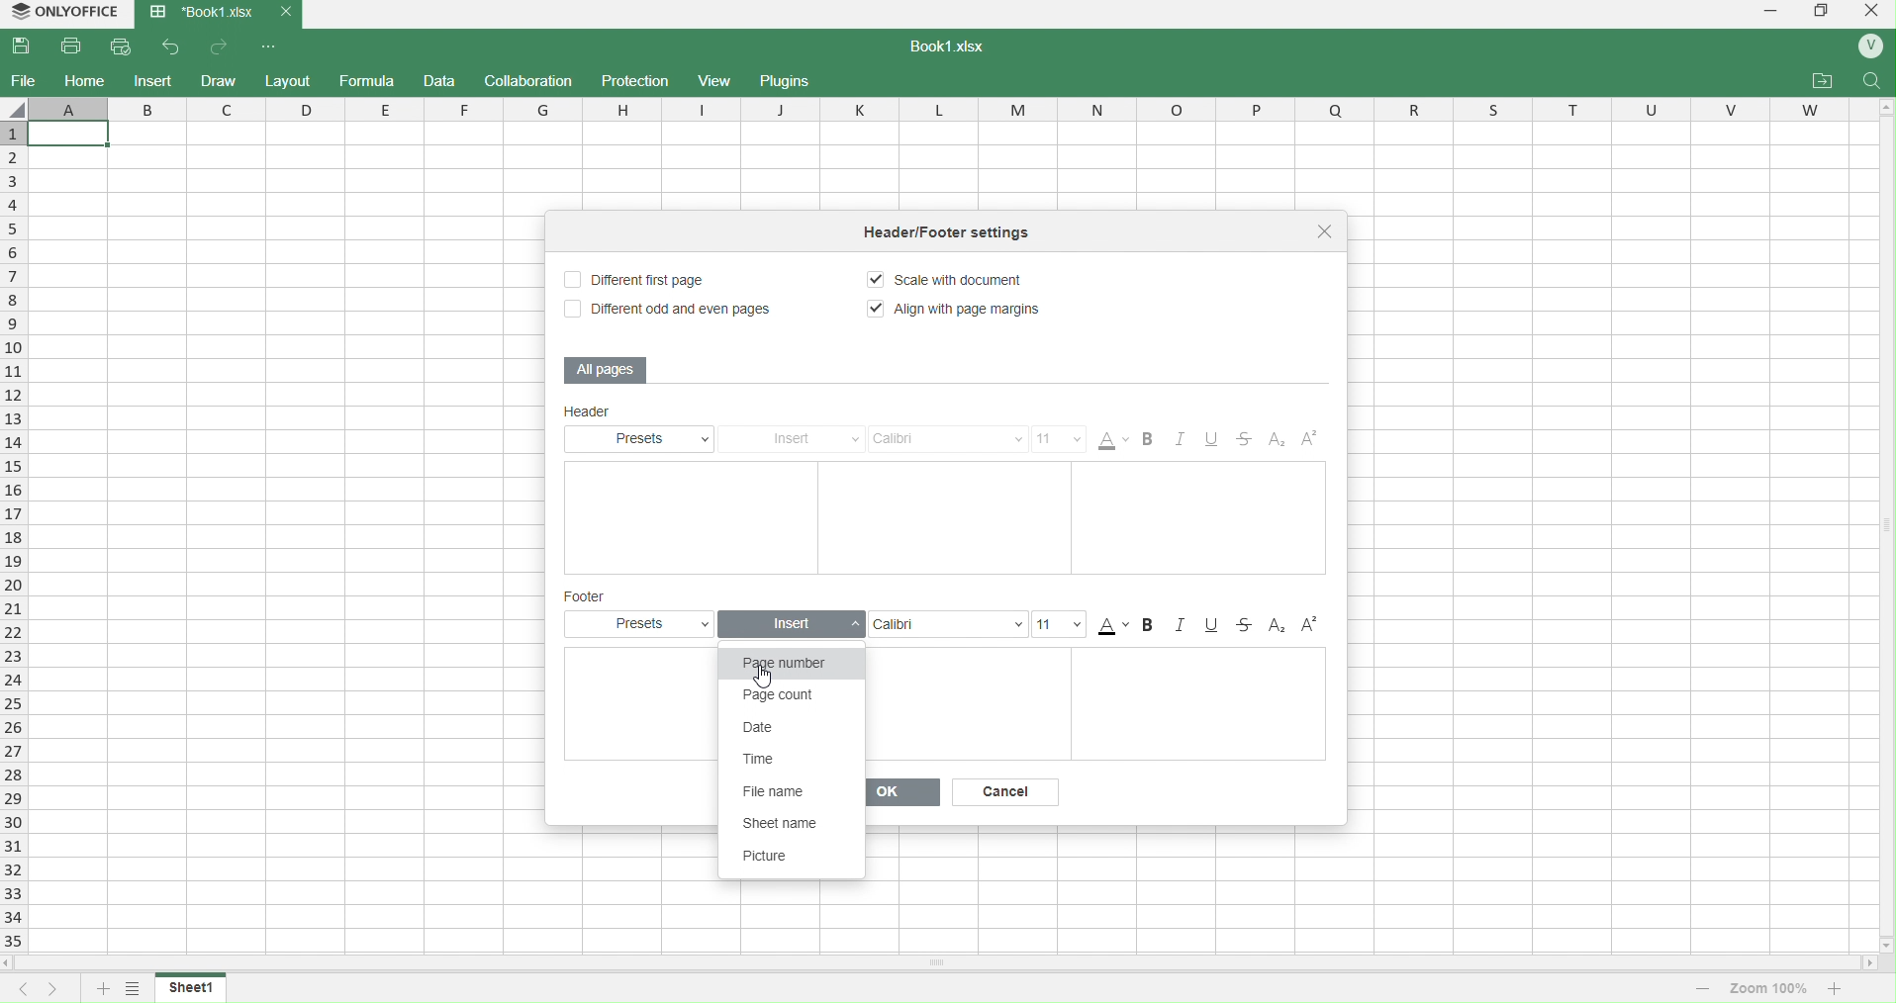 Image resolution: width=1896 pixels, height=1003 pixels. Describe the element at coordinates (949, 439) in the screenshot. I see `Calibri` at that location.